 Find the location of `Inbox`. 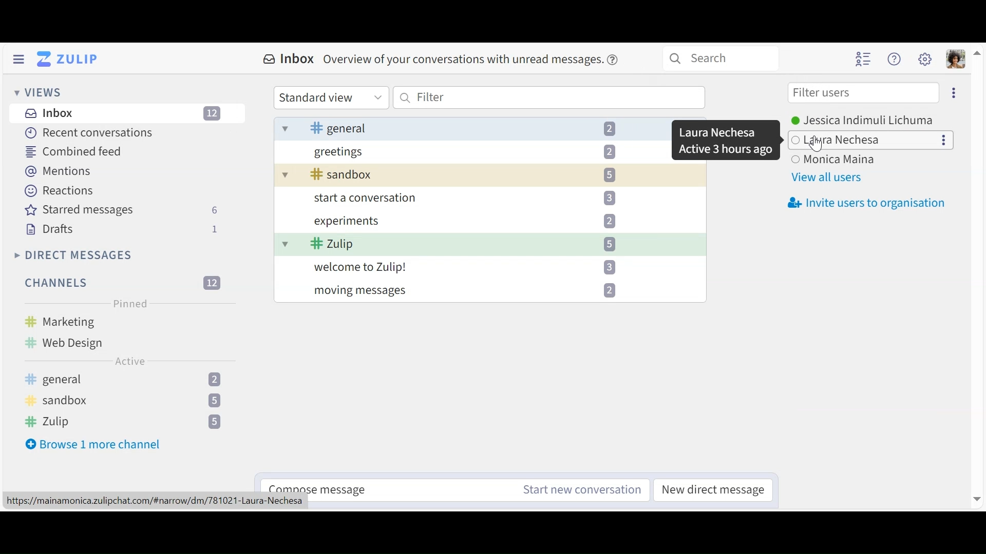

Inbox is located at coordinates (128, 113).